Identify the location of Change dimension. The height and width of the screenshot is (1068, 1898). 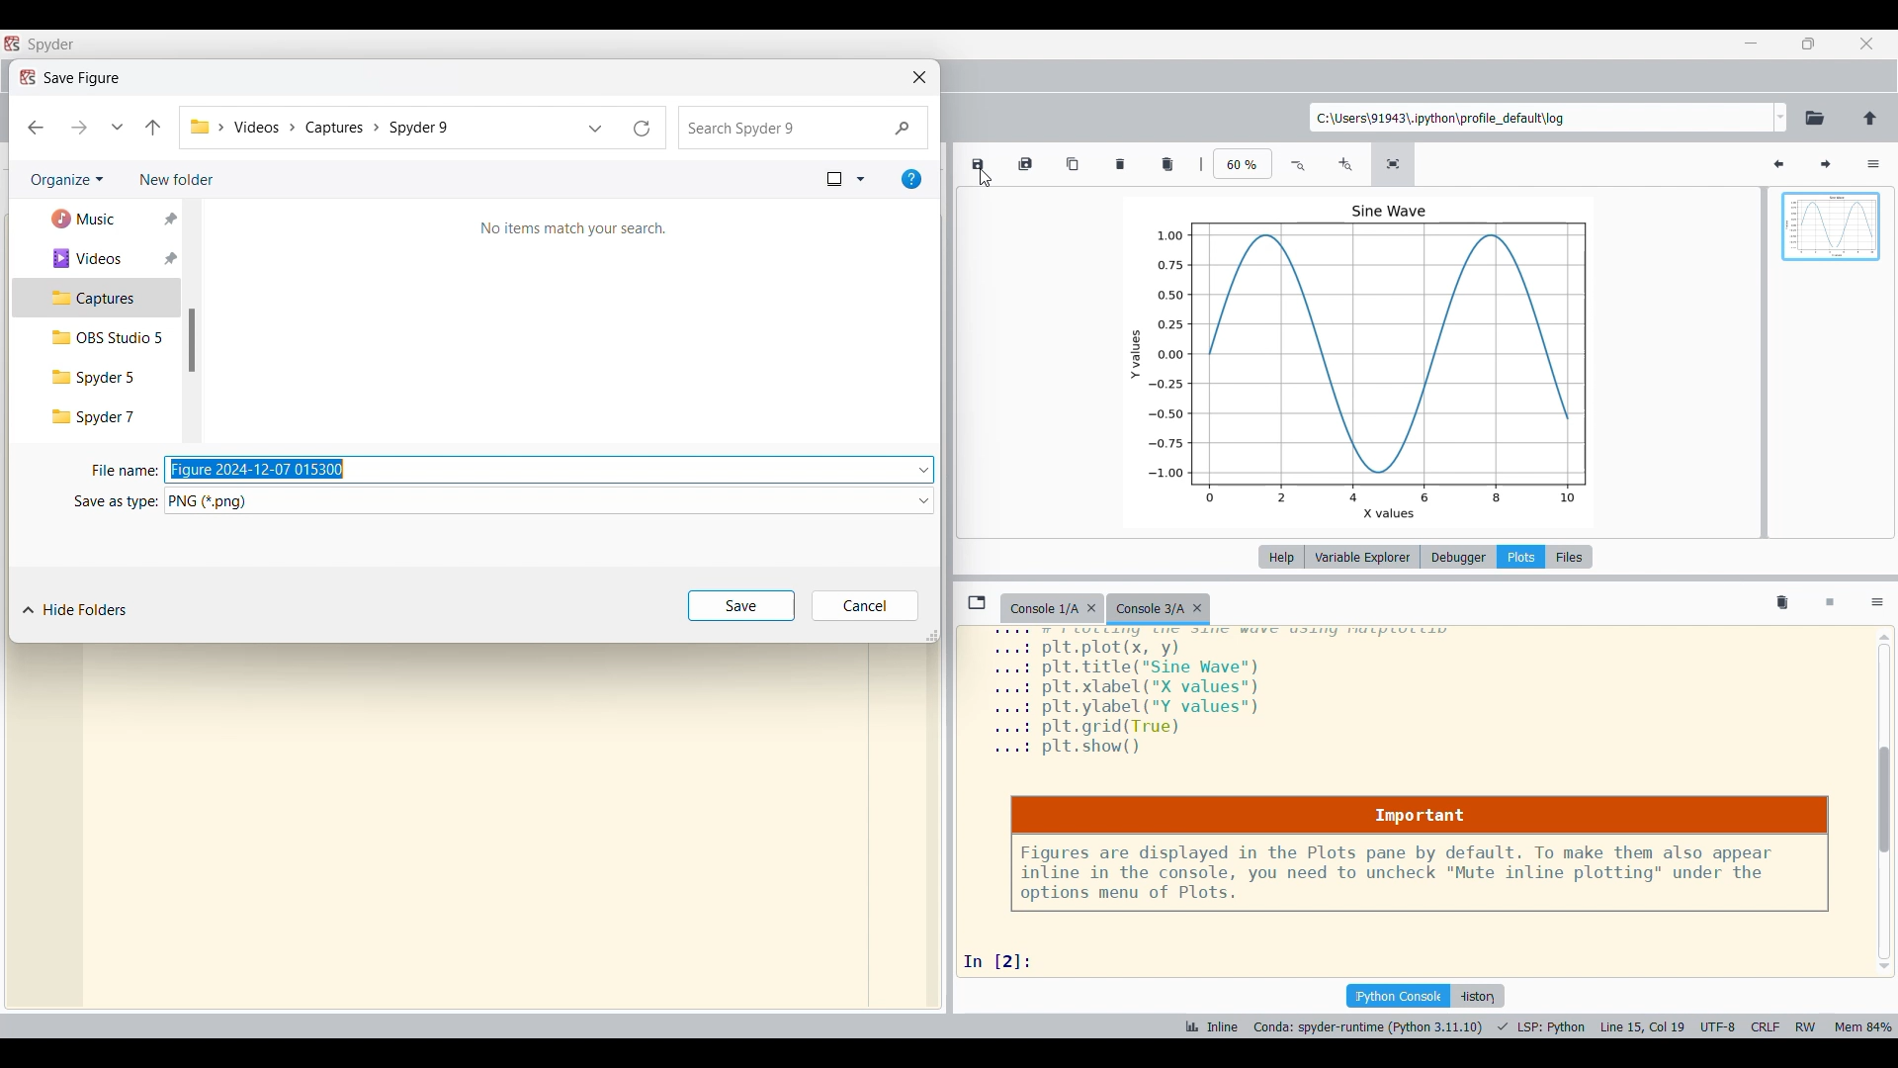
(931, 636).